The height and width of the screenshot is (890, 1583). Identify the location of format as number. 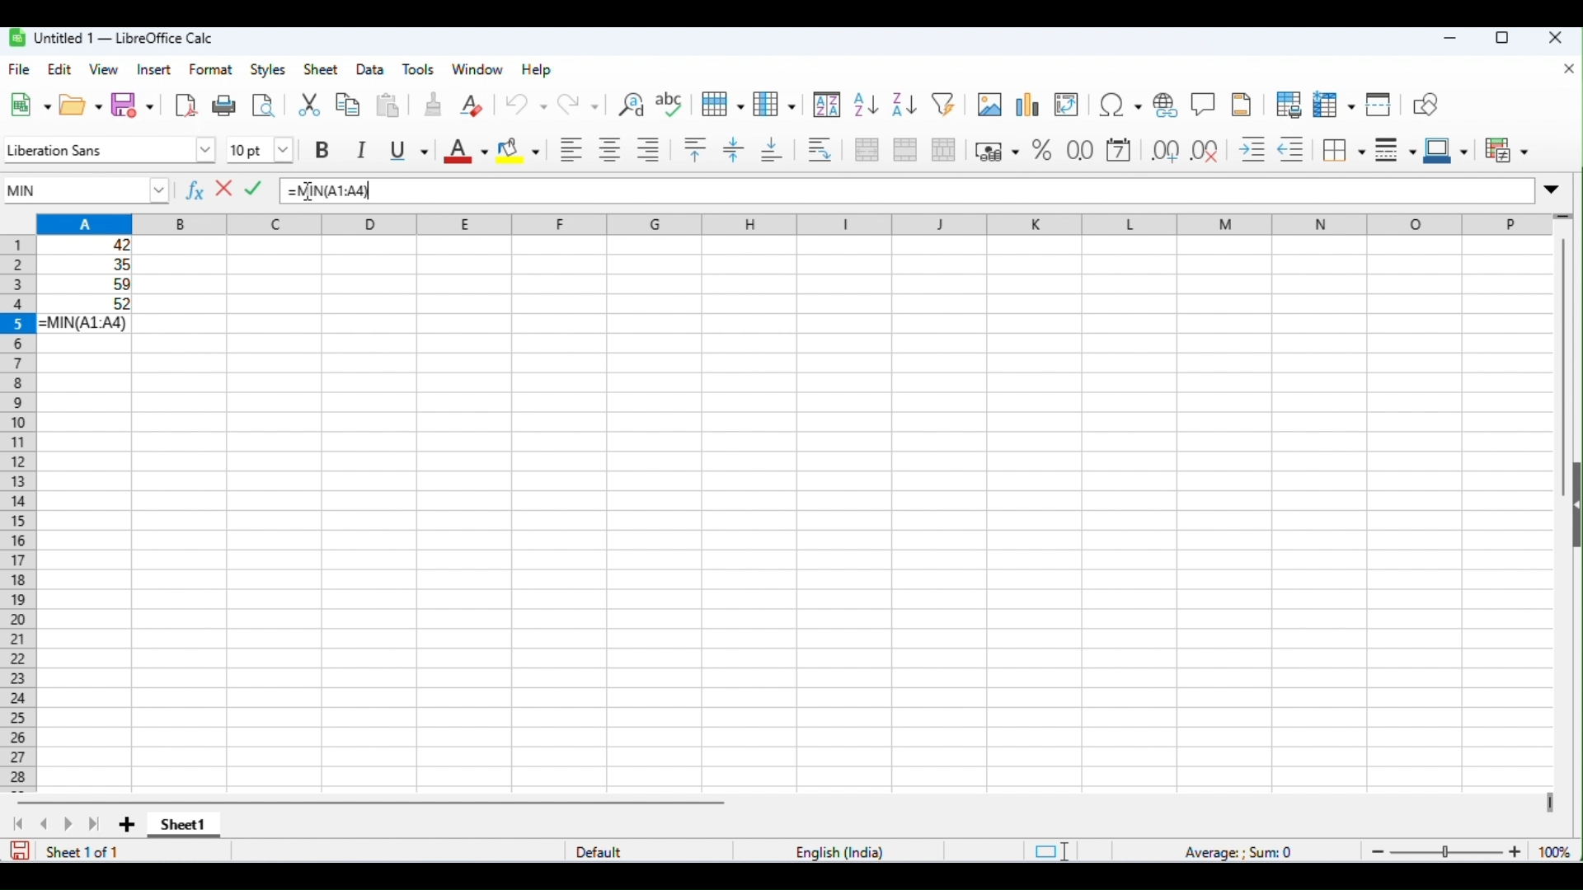
(1079, 151).